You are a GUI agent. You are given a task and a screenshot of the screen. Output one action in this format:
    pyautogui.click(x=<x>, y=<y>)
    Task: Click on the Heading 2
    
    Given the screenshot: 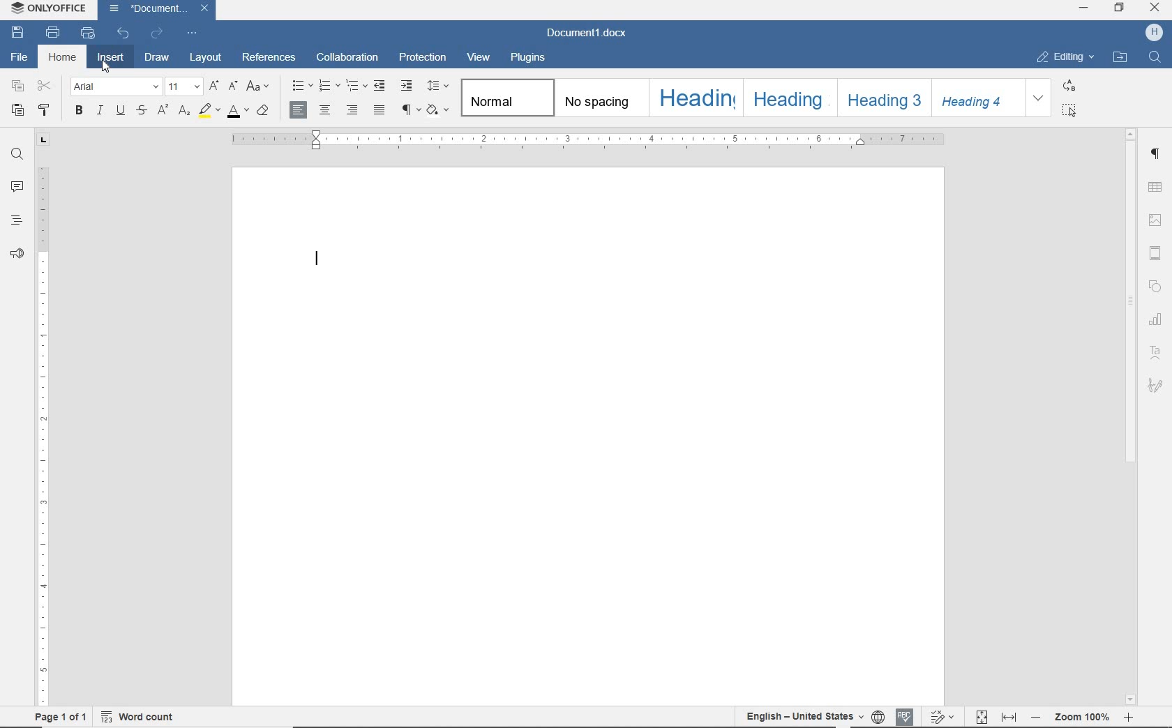 What is the action you would take?
    pyautogui.click(x=790, y=97)
    